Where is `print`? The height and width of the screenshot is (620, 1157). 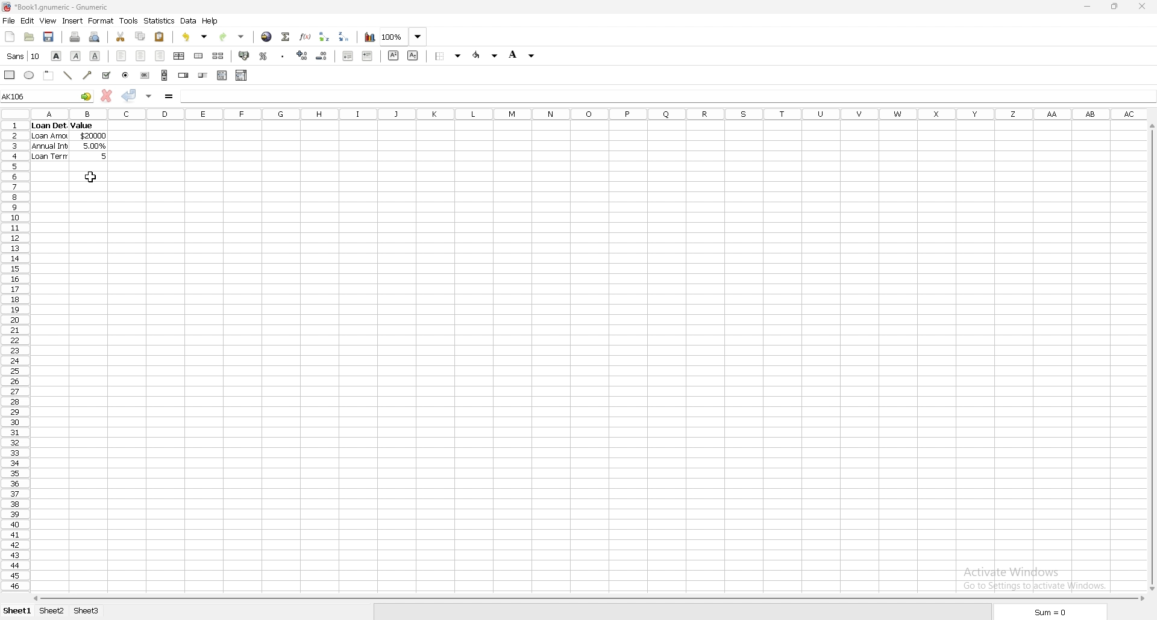 print is located at coordinates (76, 36).